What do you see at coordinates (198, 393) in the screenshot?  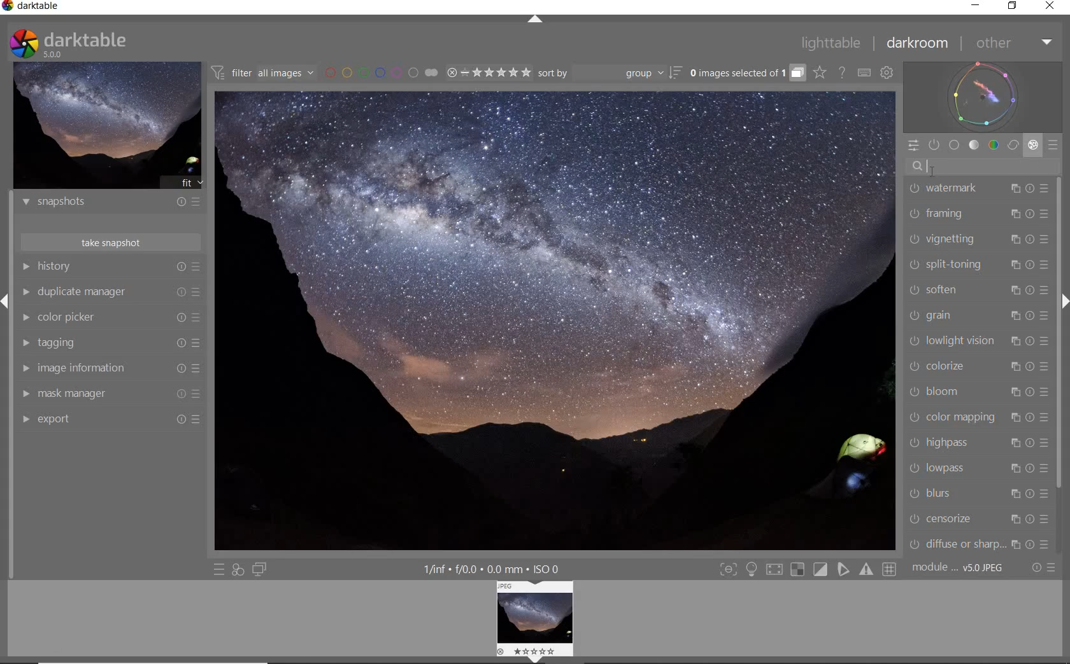 I see `Presets and preferences` at bounding box center [198, 393].